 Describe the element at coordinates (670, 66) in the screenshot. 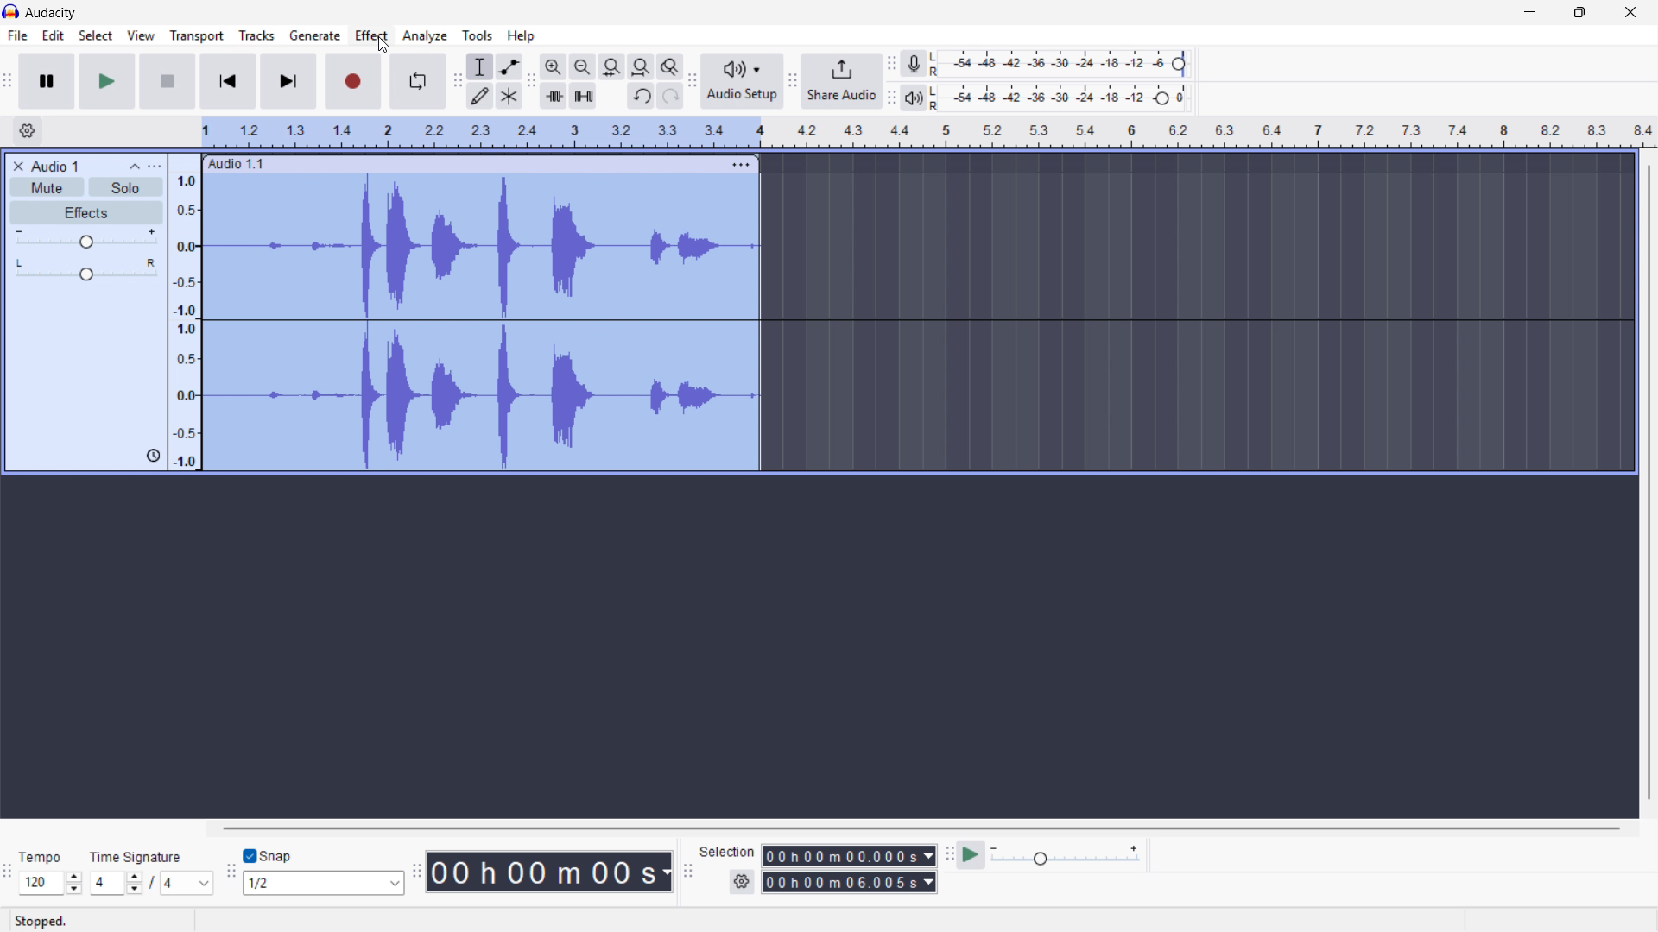

I see `toggle zoom` at that location.